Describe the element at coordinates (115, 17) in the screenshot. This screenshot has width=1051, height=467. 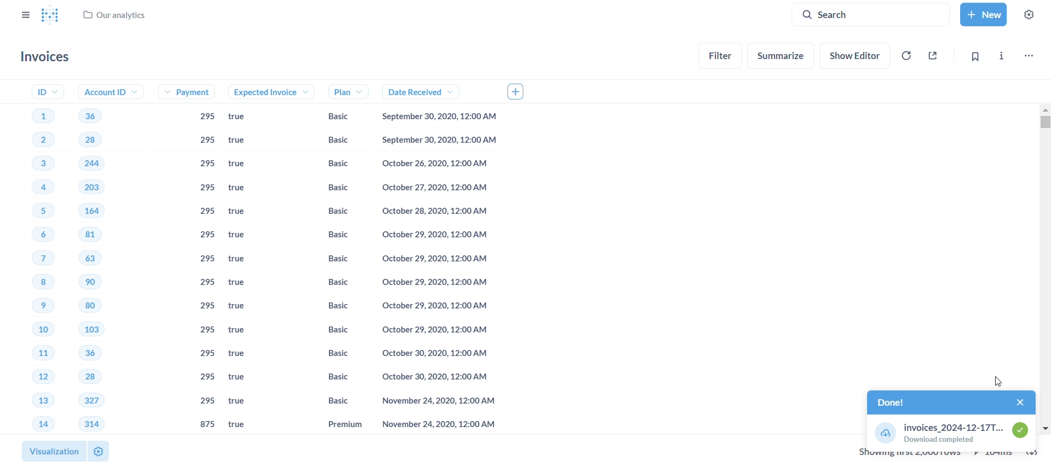
I see `our analytics` at that location.